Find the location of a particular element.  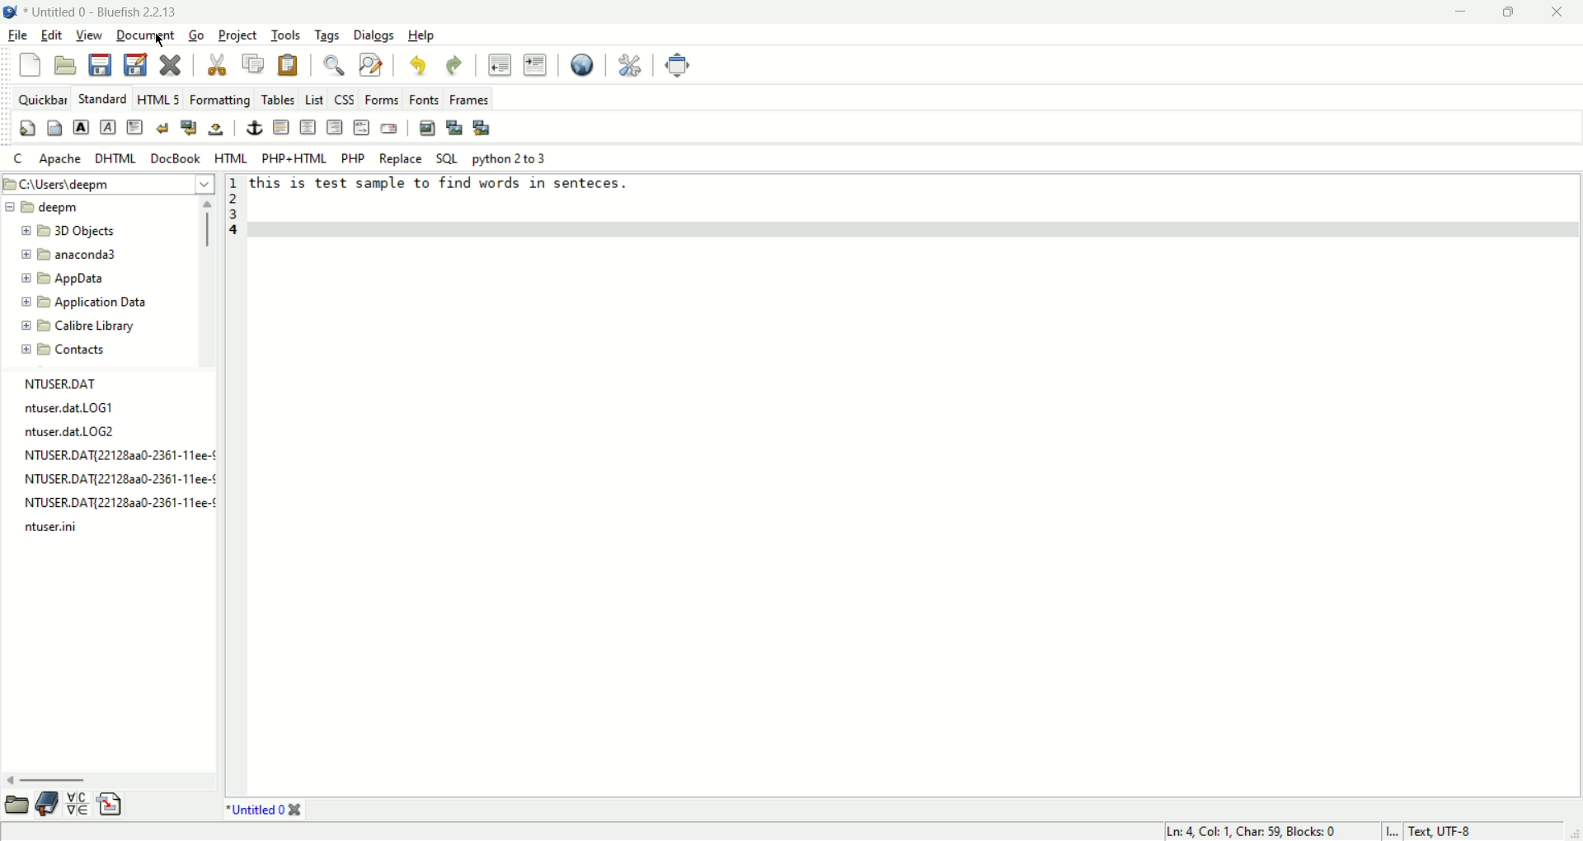

HTML is located at coordinates (230, 157).